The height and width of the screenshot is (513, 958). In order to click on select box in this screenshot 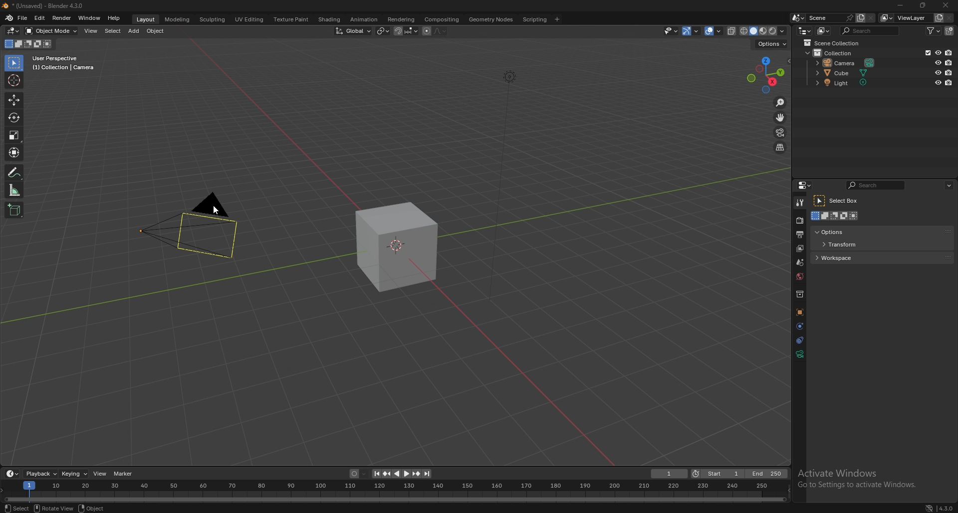, I will do `click(838, 201)`.